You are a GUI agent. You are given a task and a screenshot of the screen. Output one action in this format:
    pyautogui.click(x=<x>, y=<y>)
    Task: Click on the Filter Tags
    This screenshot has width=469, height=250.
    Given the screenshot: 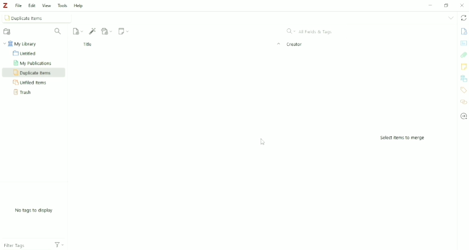 What is the action you would take?
    pyautogui.click(x=23, y=244)
    